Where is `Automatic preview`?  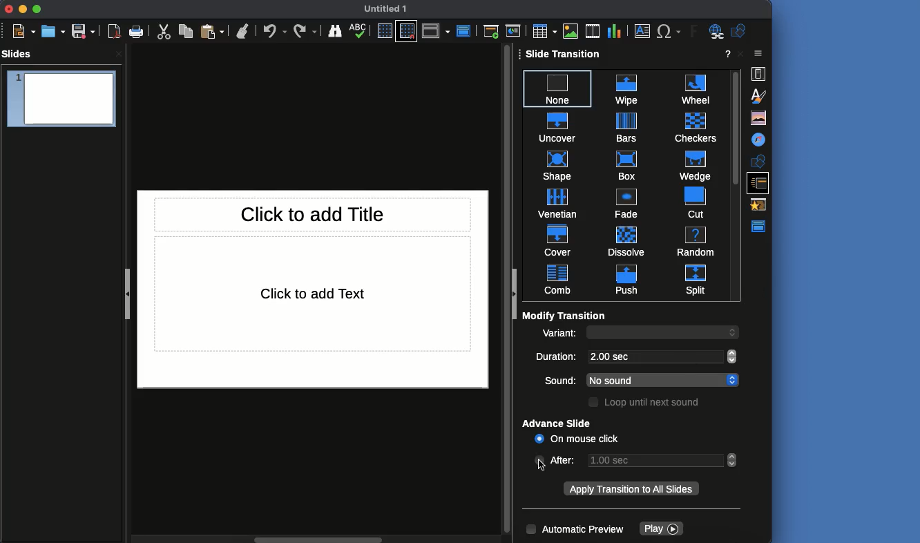
Automatic preview is located at coordinates (576, 530).